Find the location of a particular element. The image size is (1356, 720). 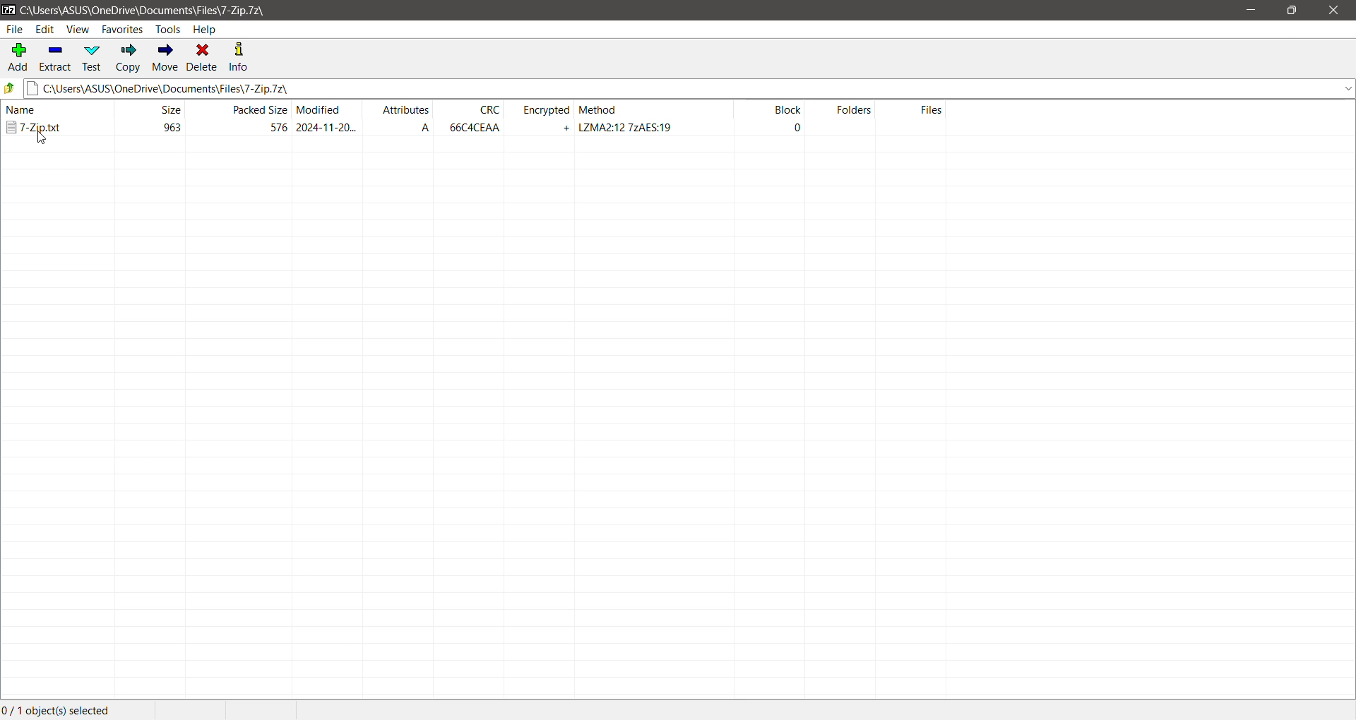

CRC is located at coordinates (473, 119).